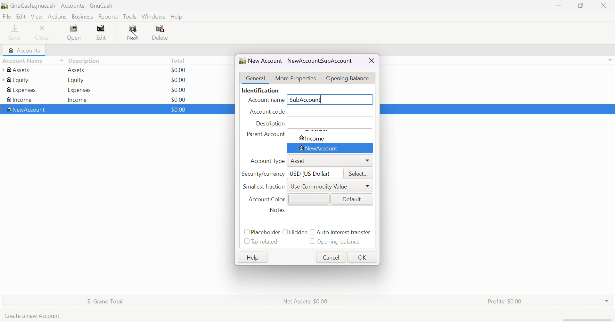 The image size is (615, 322). What do you see at coordinates (77, 79) in the screenshot?
I see `Equity` at bounding box center [77, 79].